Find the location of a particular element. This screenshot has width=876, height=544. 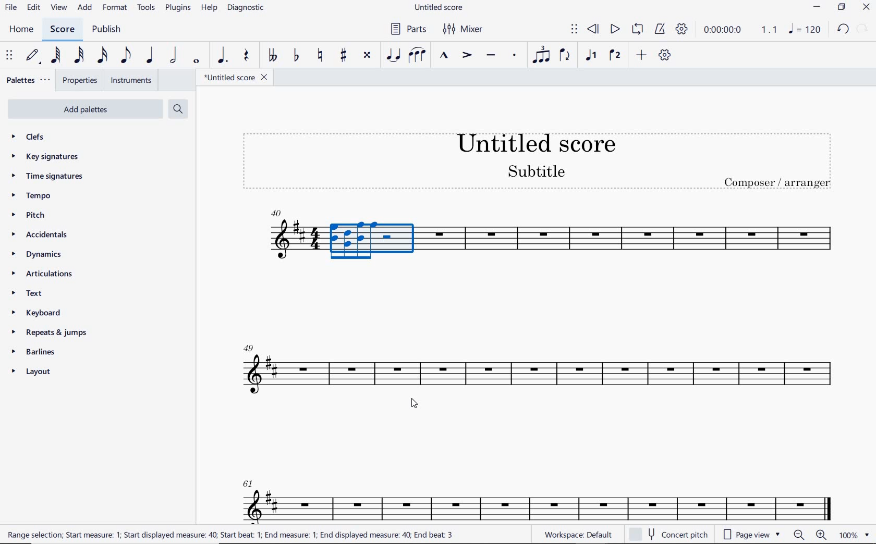

INSTRUMENT: TENOR SAXOPHONE is located at coordinates (537, 372).